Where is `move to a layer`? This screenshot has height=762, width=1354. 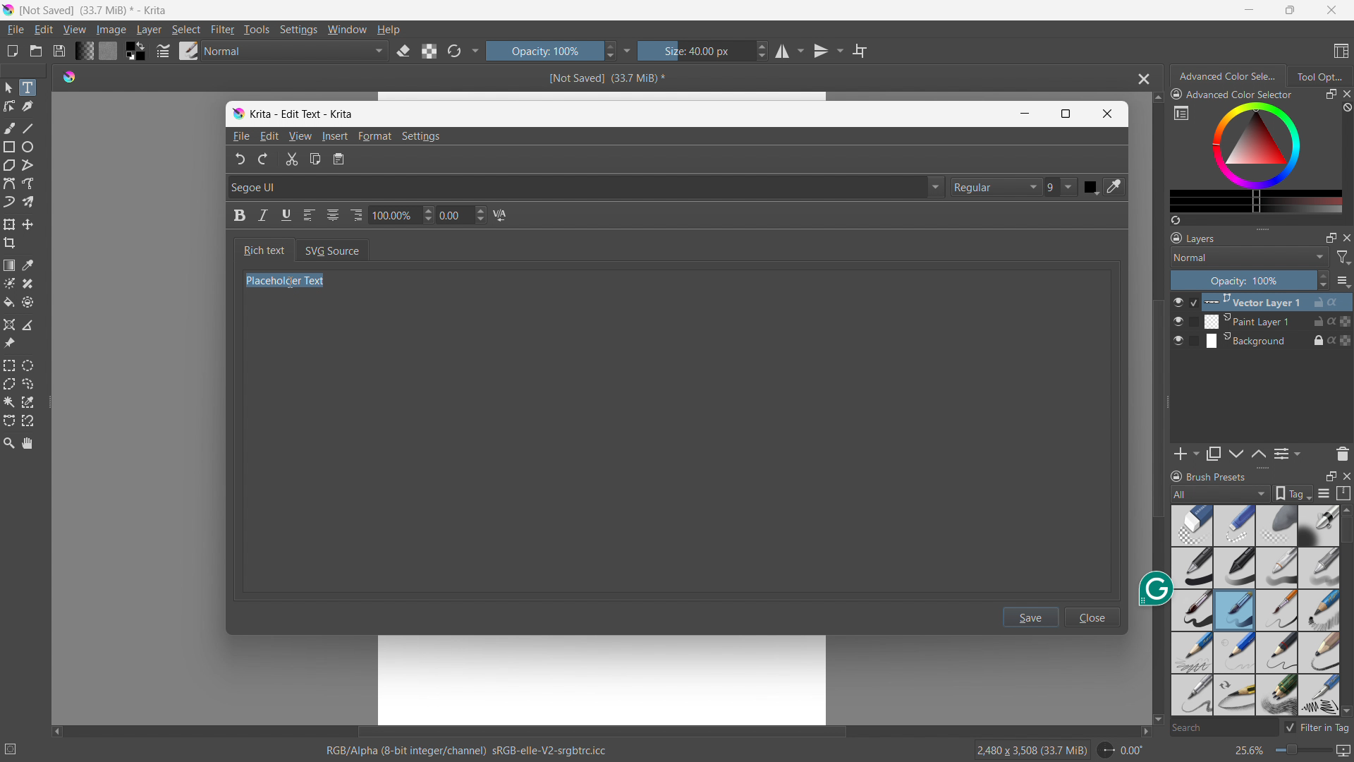 move to a layer is located at coordinates (28, 224).